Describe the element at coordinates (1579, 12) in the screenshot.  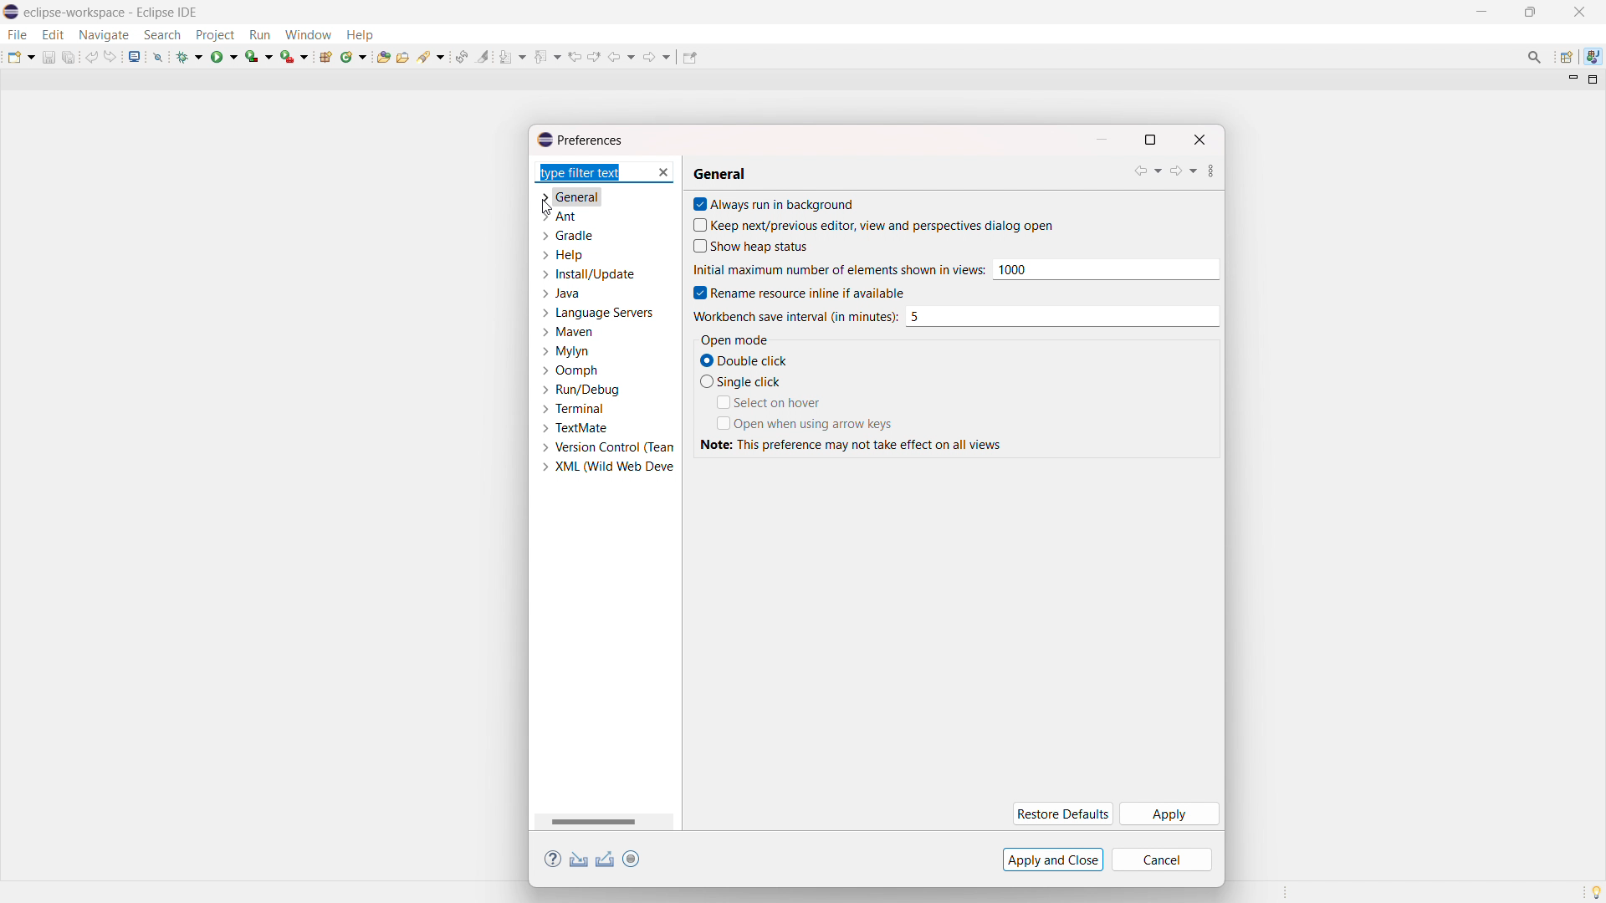
I see `close` at that location.